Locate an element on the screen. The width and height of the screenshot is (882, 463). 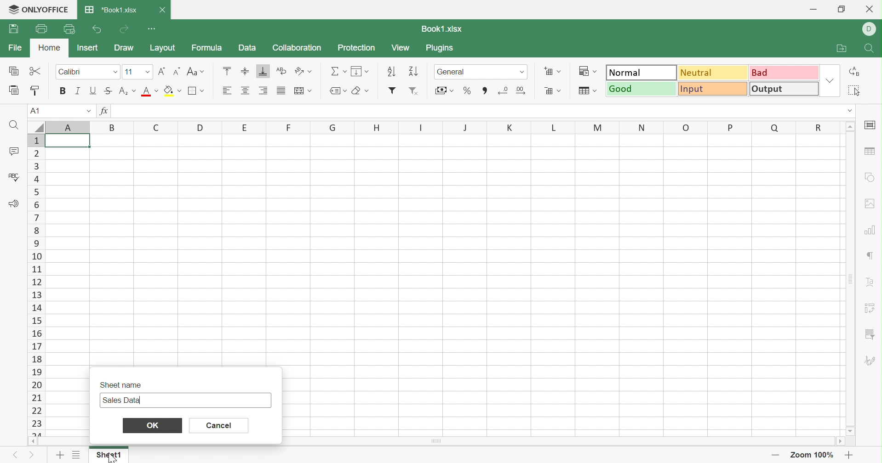
D is located at coordinates (869, 28).